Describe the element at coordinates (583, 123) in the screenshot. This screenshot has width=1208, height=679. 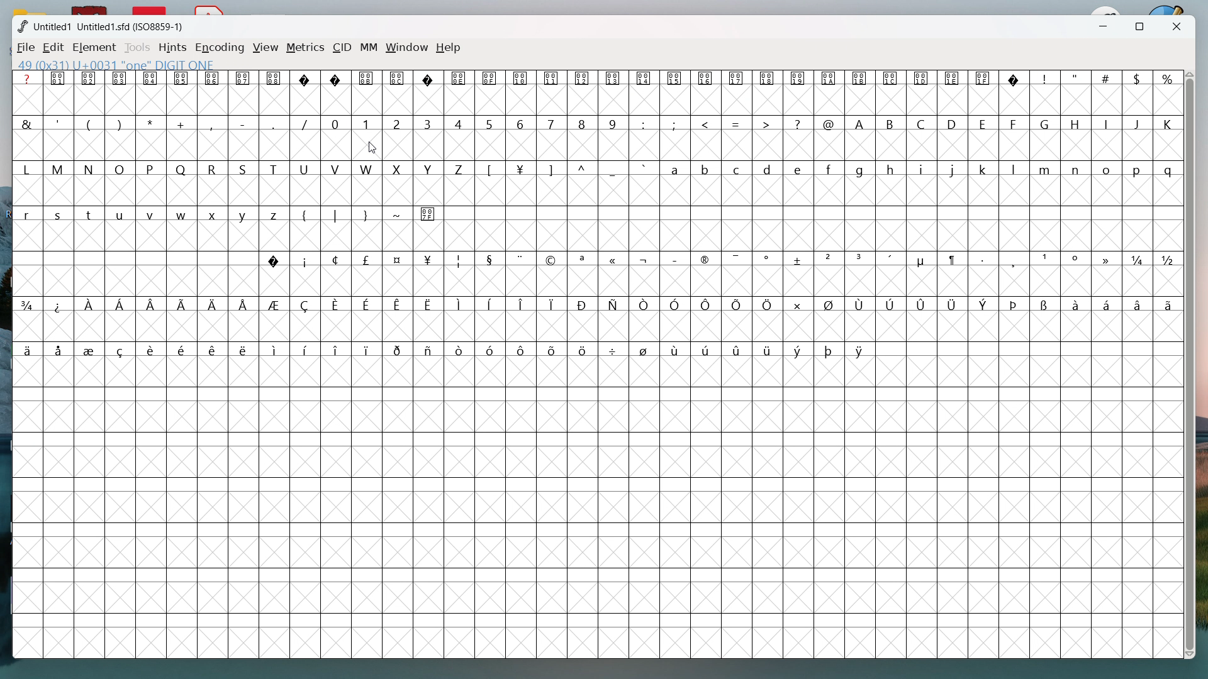
I see `8` at that location.